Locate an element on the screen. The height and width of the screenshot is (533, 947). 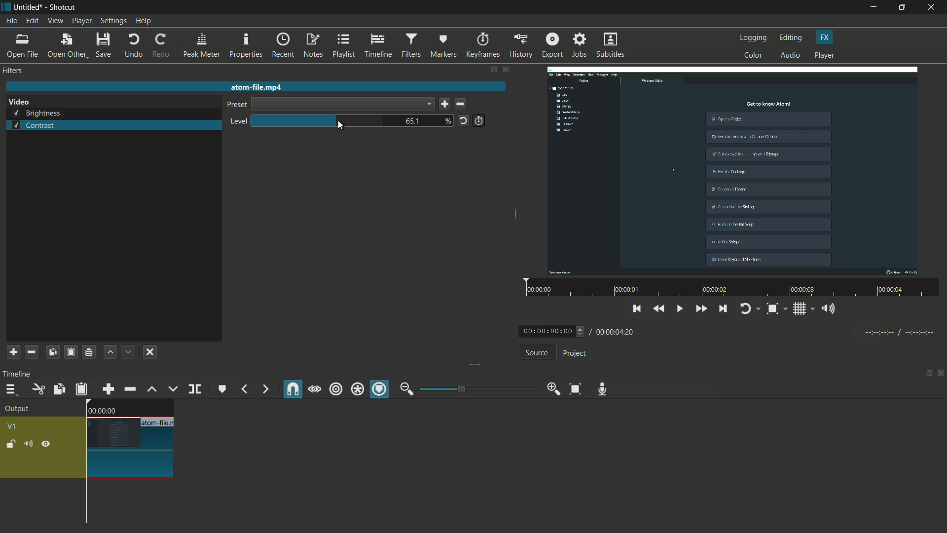
history is located at coordinates (519, 45).